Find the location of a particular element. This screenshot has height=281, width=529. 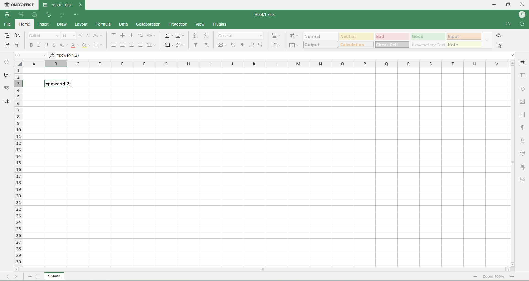

layout is located at coordinates (81, 25).